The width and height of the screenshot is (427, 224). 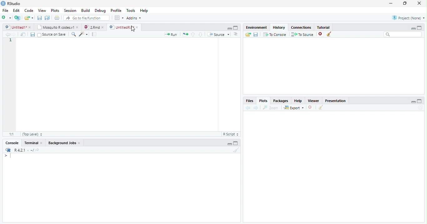 What do you see at coordinates (70, 11) in the screenshot?
I see `Session` at bounding box center [70, 11].